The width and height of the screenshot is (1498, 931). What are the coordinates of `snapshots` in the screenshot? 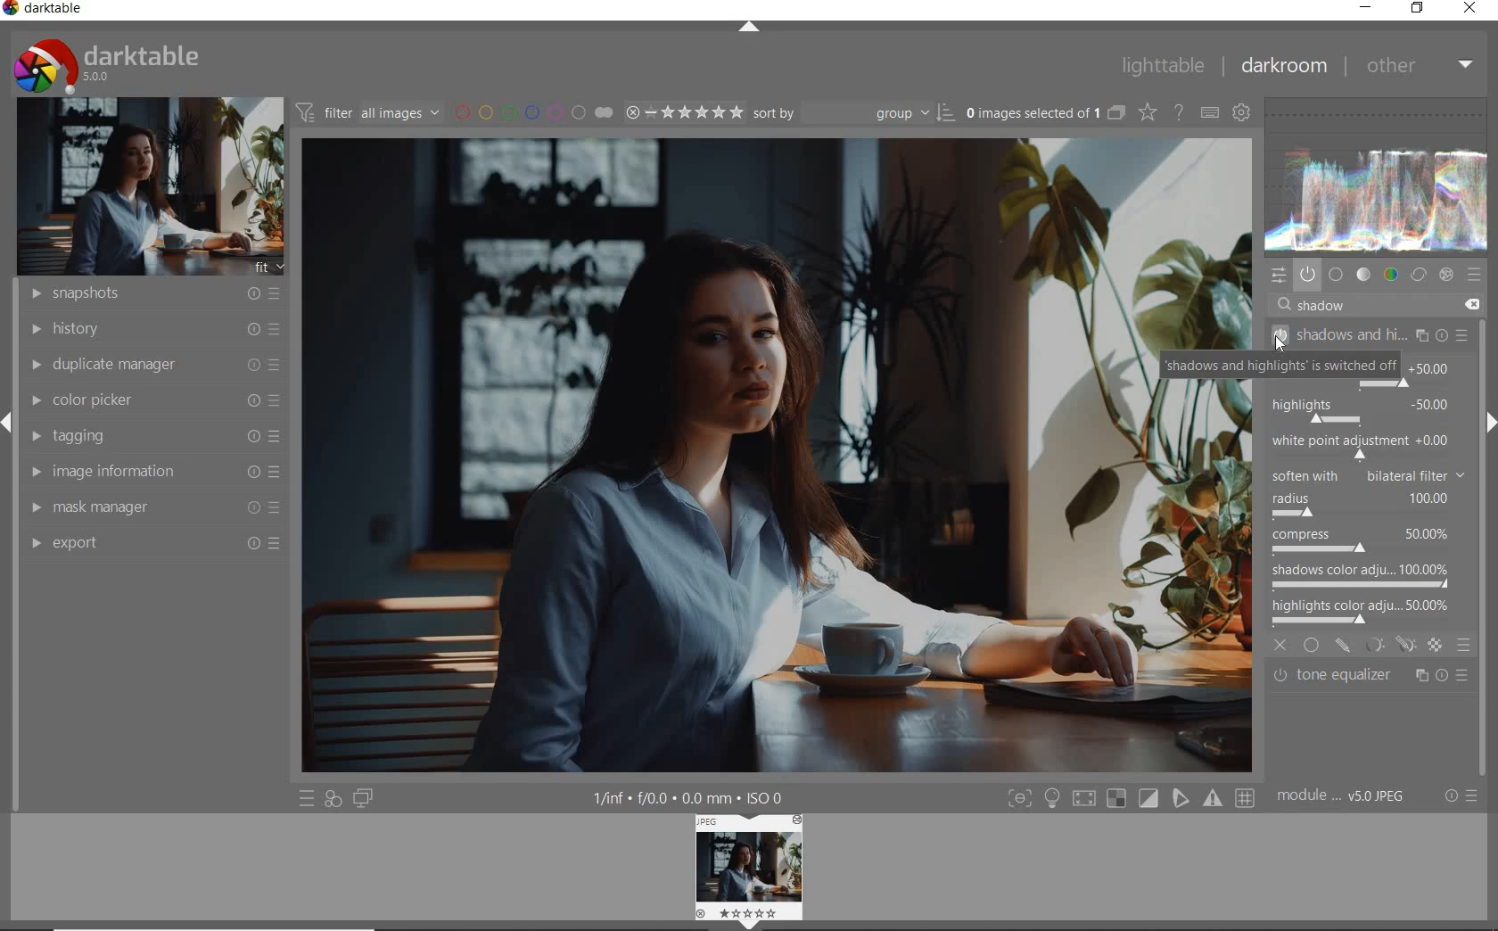 It's located at (149, 294).